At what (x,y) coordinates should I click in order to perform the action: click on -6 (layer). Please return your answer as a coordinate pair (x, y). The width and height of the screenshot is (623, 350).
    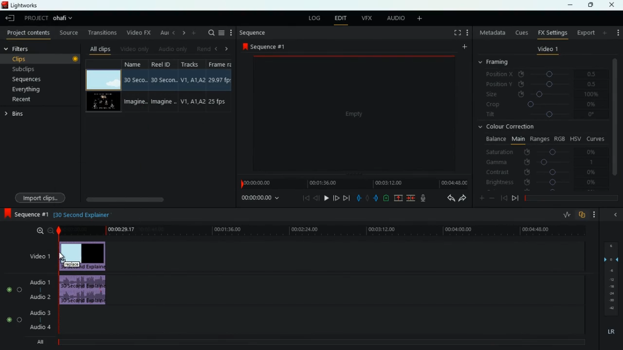
    Looking at the image, I should click on (610, 270).